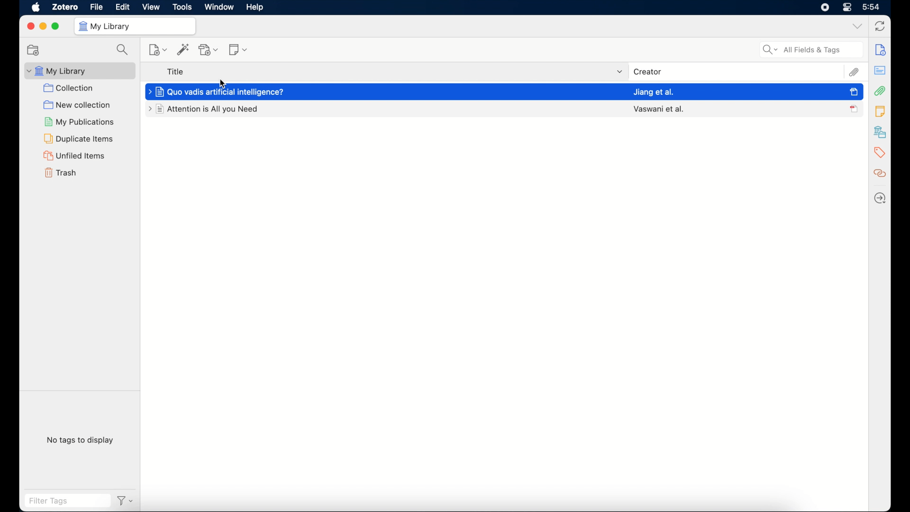  What do you see at coordinates (80, 440) in the screenshot?
I see `no tags to display` at bounding box center [80, 440].